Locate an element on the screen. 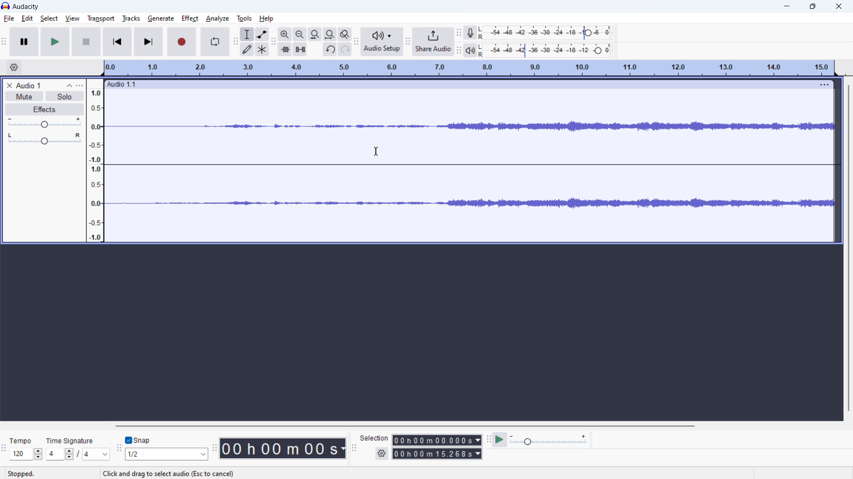 The width and height of the screenshot is (853, 479). pan: center is located at coordinates (44, 138).